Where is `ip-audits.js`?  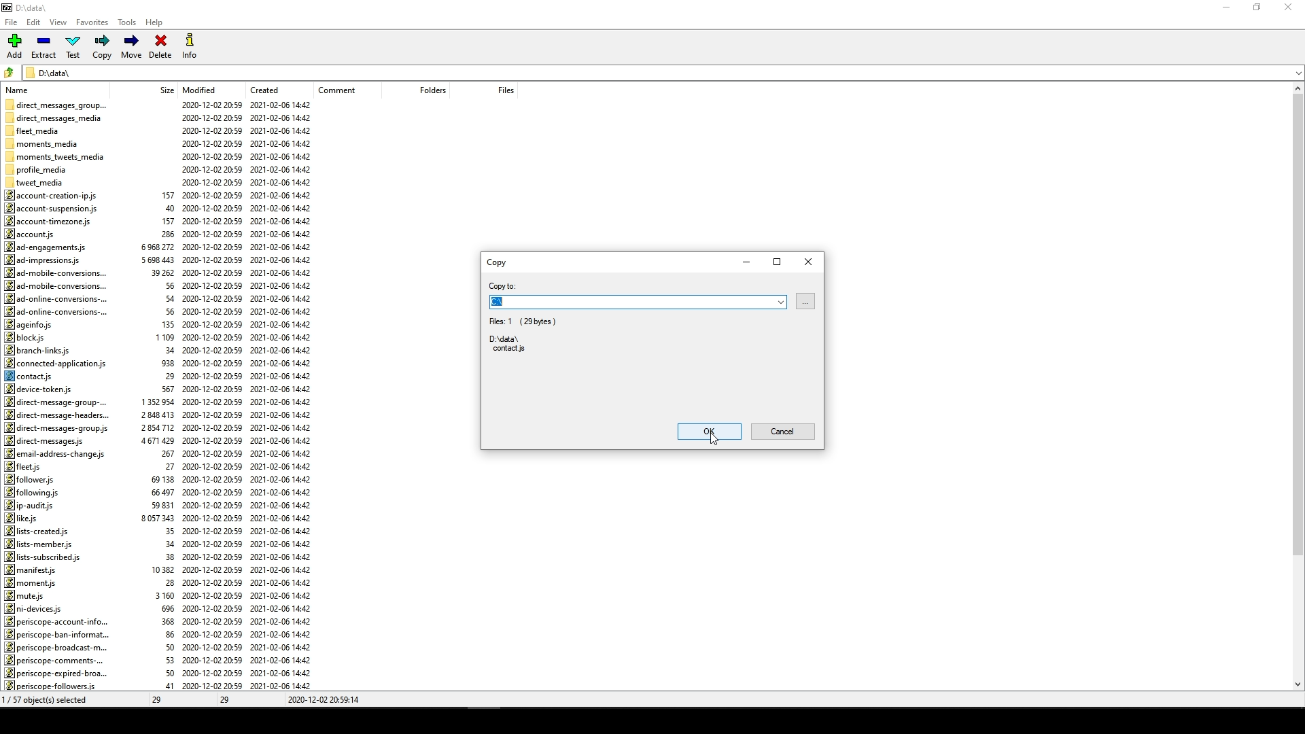 ip-audits.js is located at coordinates (29, 506).